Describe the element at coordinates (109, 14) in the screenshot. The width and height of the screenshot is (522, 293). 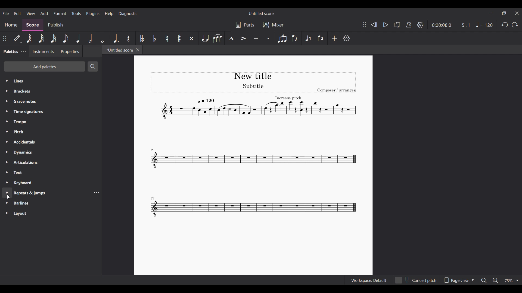
I see `Help menu` at that location.